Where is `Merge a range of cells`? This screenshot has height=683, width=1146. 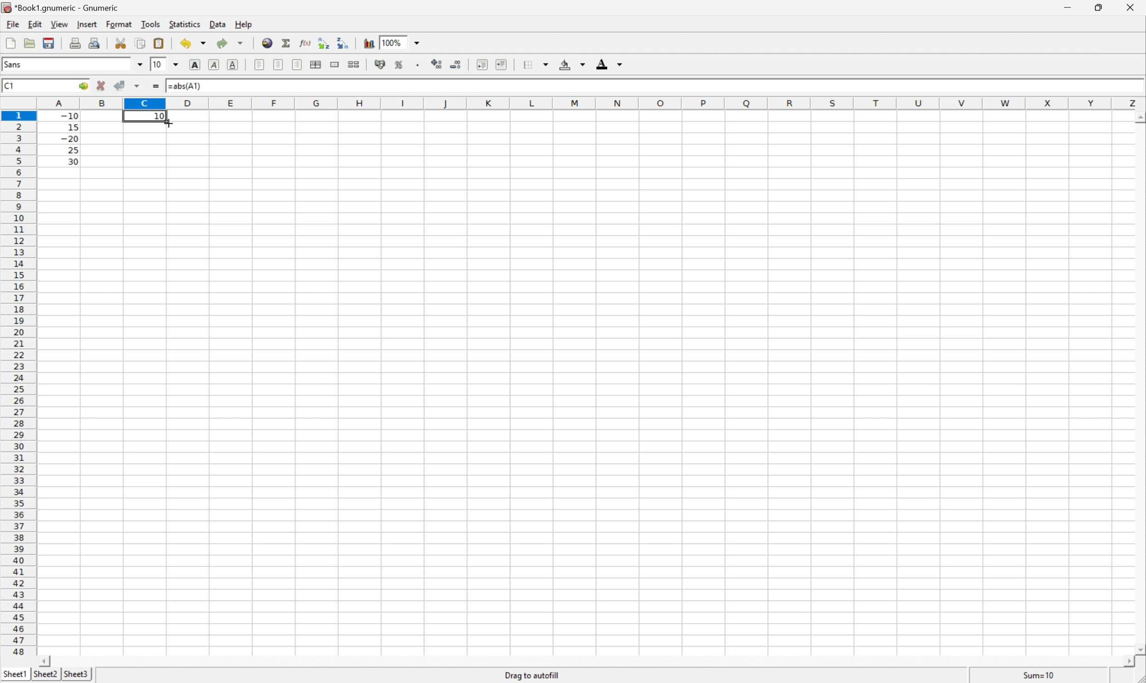
Merge a range of cells is located at coordinates (336, 64).